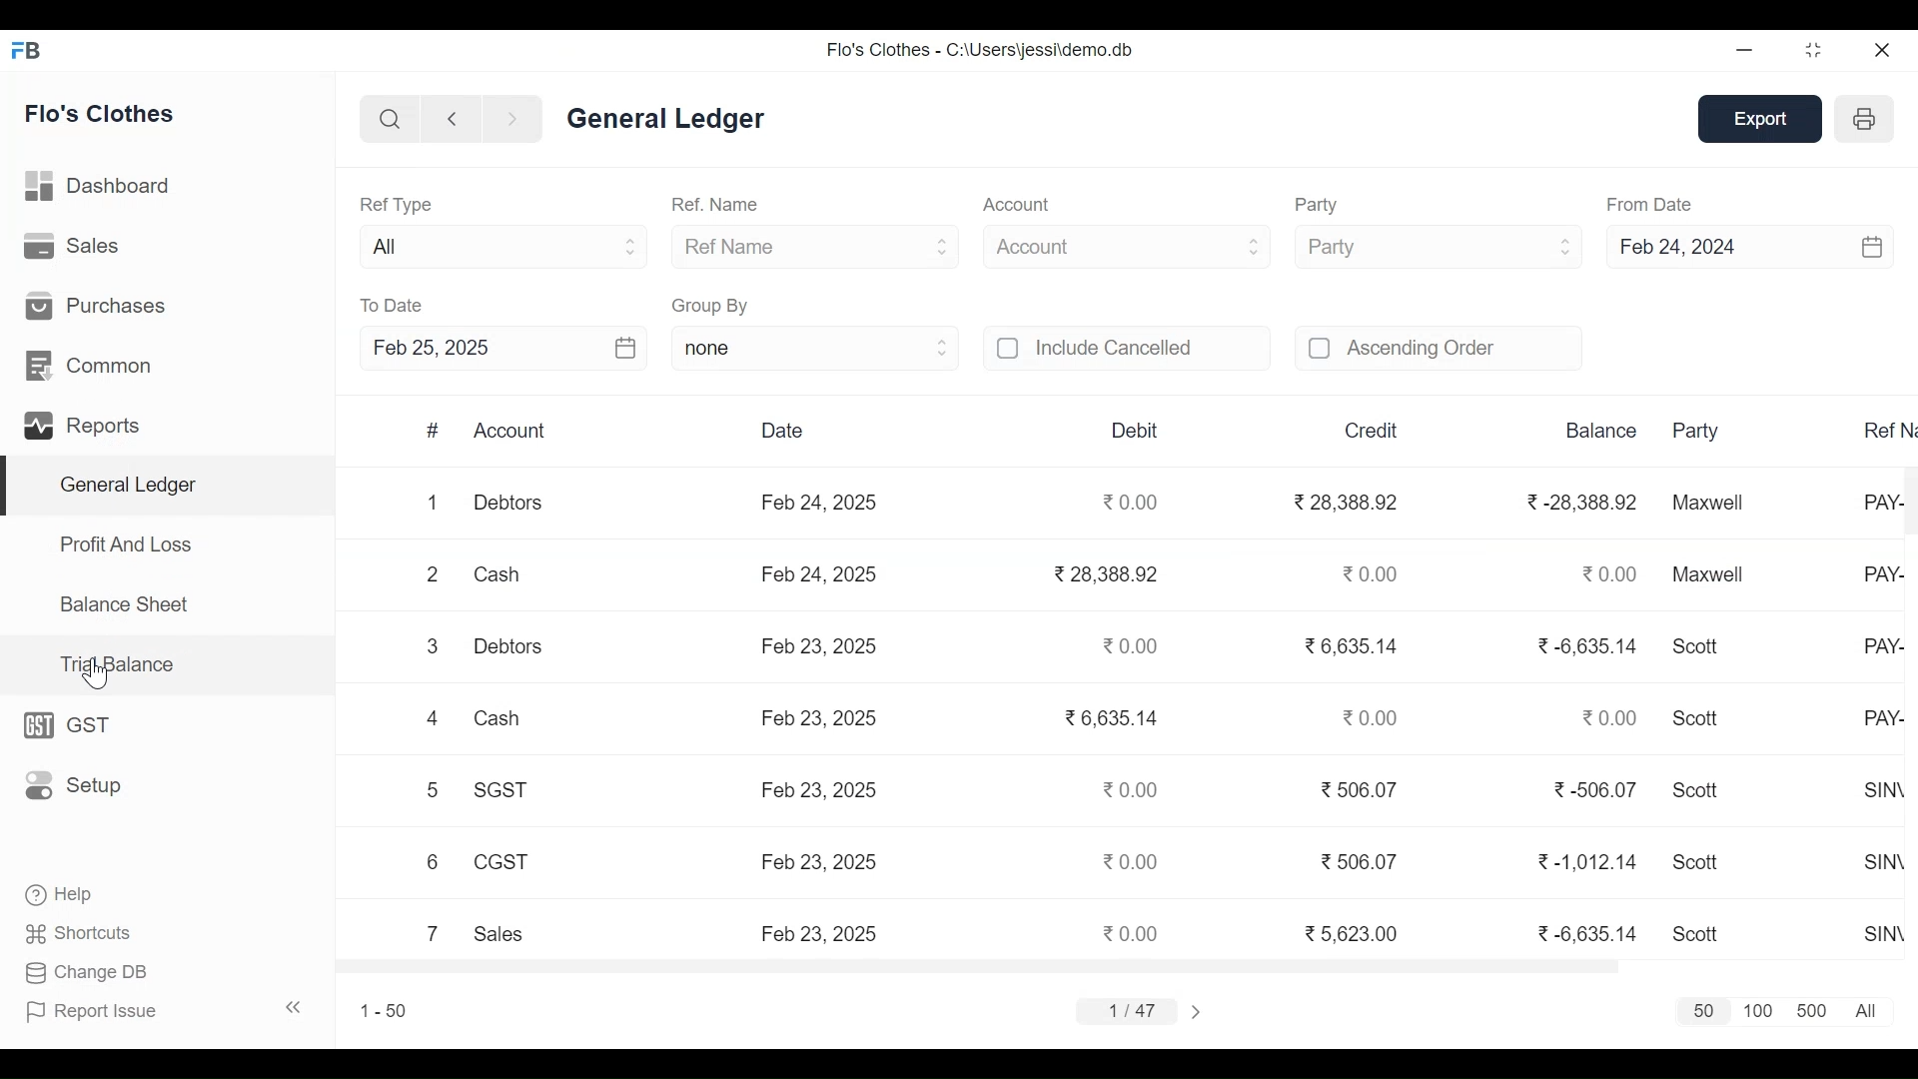 The image size is (1918, 1079). I want to click on Move Forward, so click(513, 119).